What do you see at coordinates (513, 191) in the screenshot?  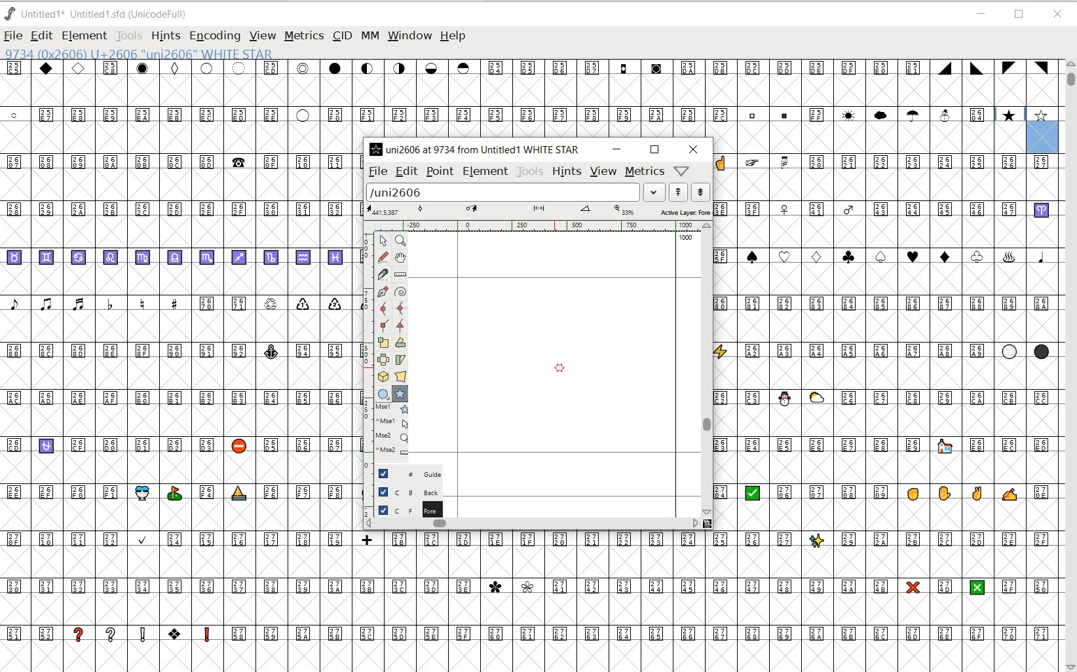 I see `load word list` at bounding box center [513, 191].